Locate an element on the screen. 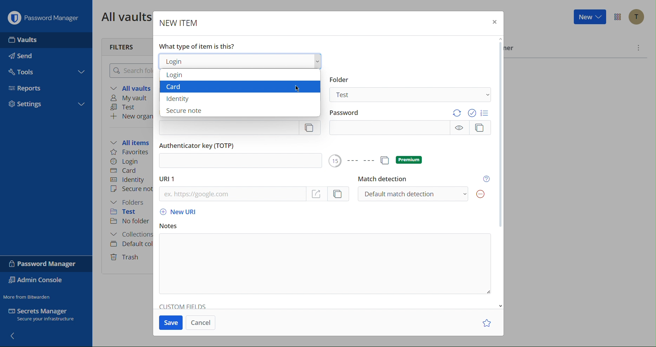 The image size is (656, 347). Admin Console is located at coordinates (35, 281).